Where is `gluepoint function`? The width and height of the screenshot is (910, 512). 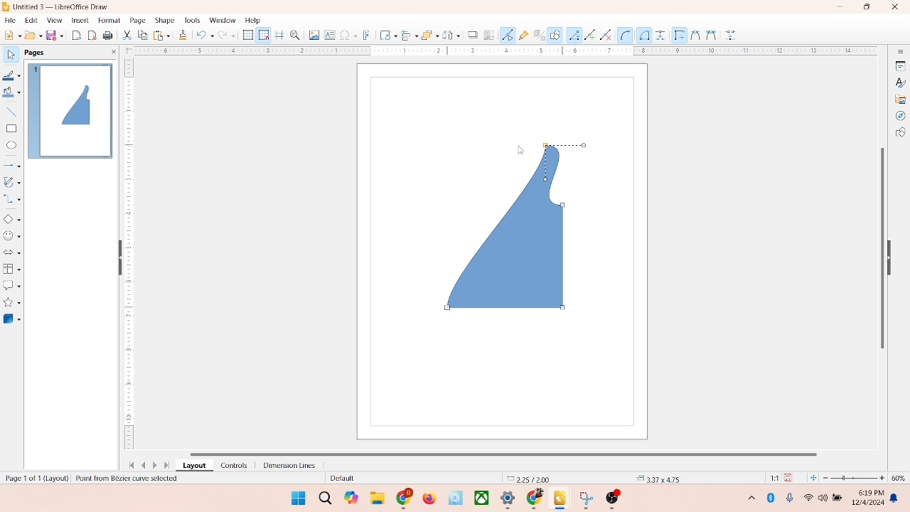
gluepoint function is located at coordinates (523, 36).